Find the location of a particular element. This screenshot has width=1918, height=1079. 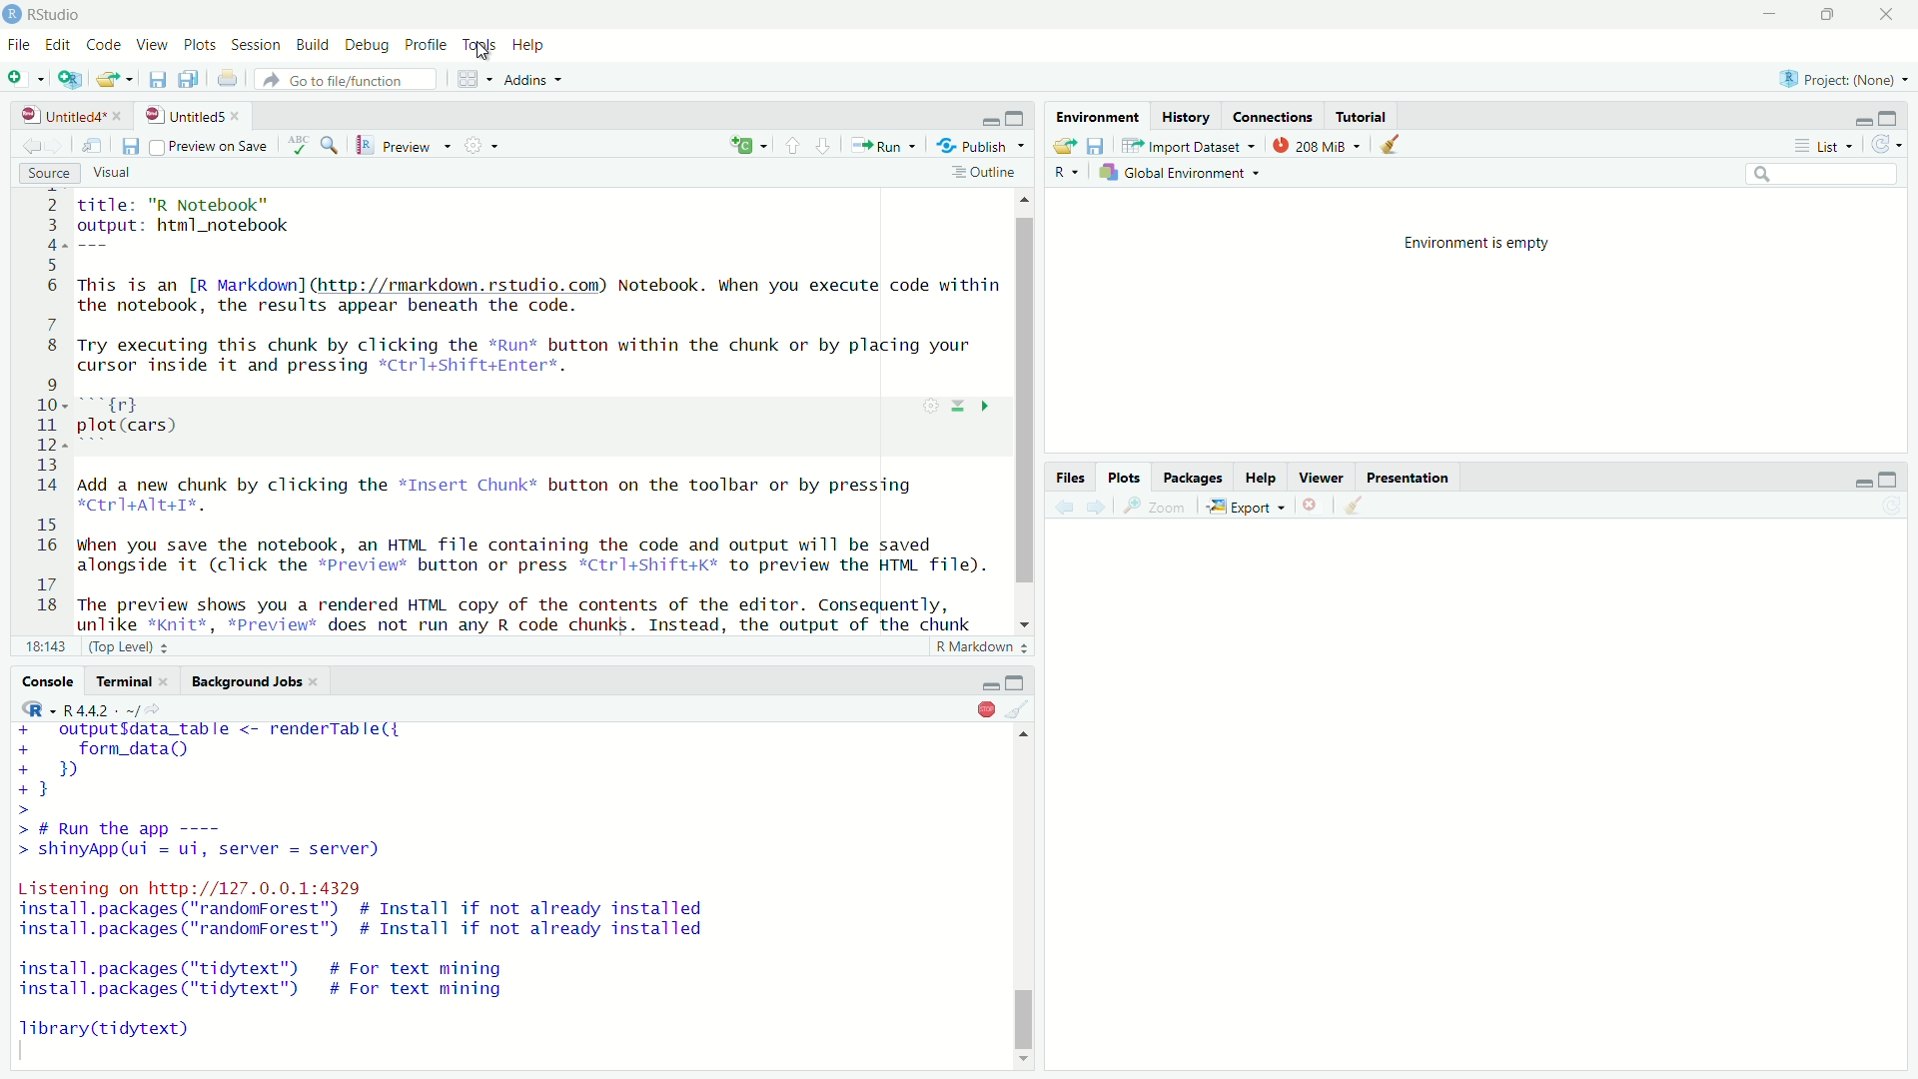

Toys is located at coordinates (479, 46).